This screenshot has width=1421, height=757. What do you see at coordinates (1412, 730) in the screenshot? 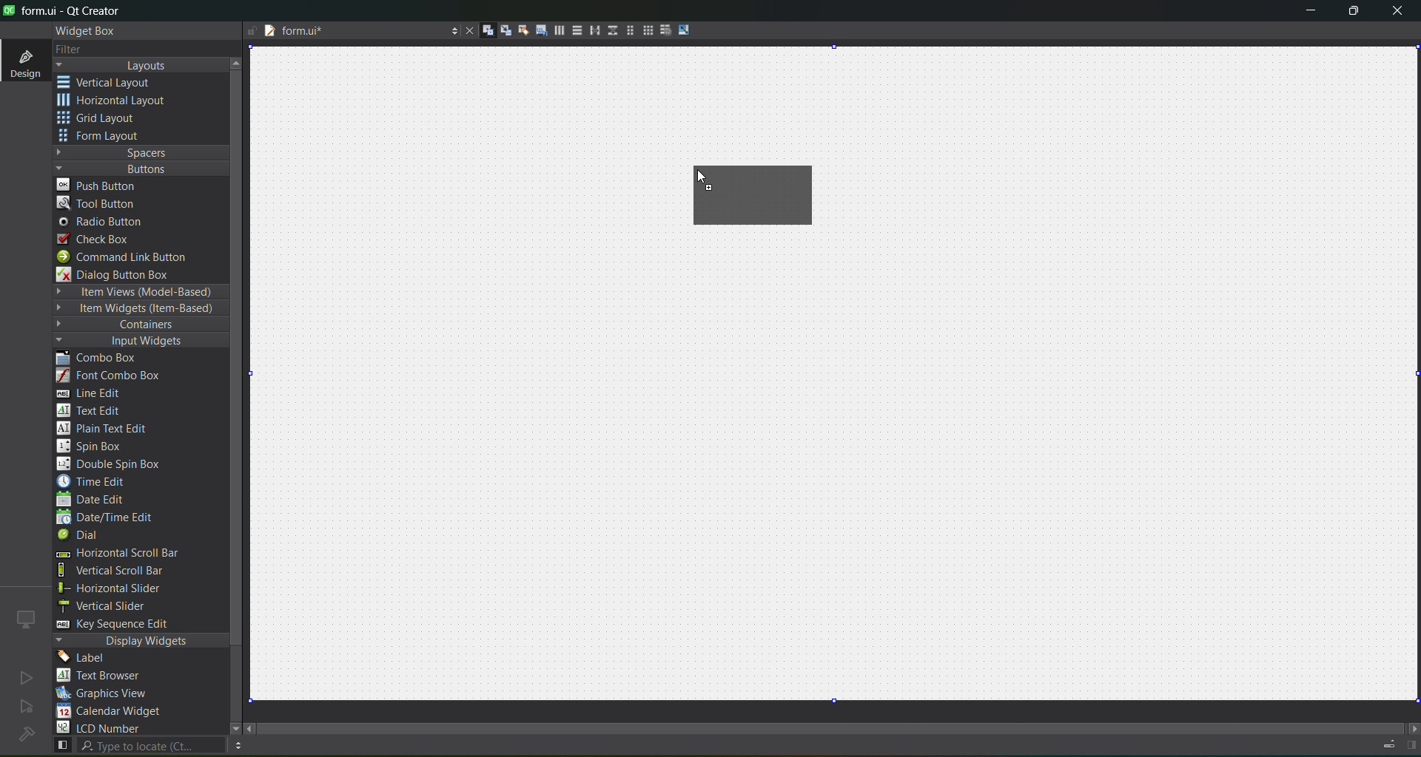
I see `move right` at bounding box center [1412, 730].